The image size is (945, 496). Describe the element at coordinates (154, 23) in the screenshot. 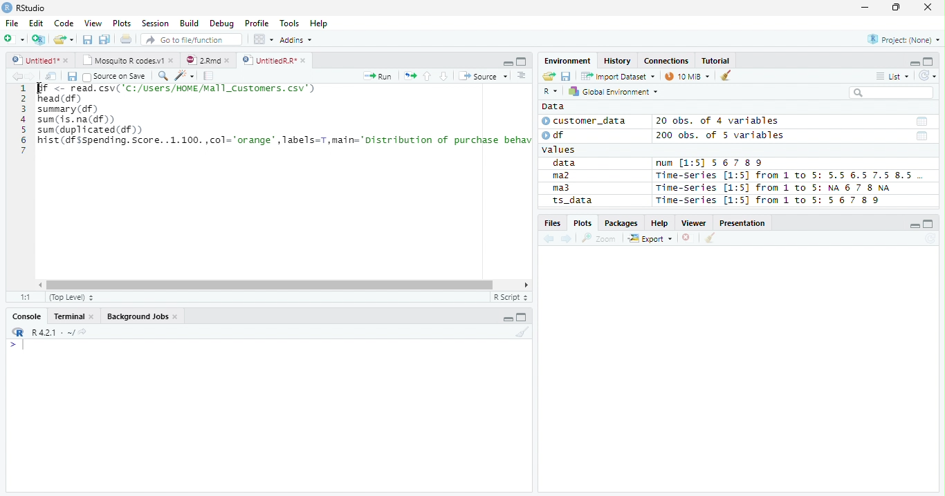

I see `Session` at that location.